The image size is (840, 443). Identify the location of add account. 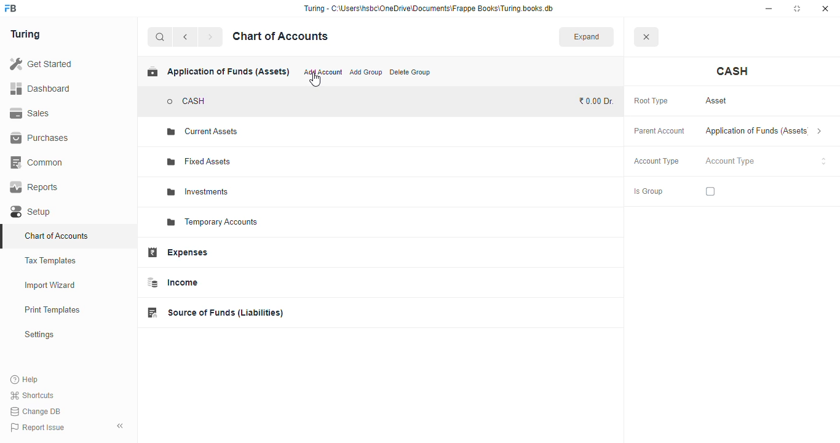
(323, 71).